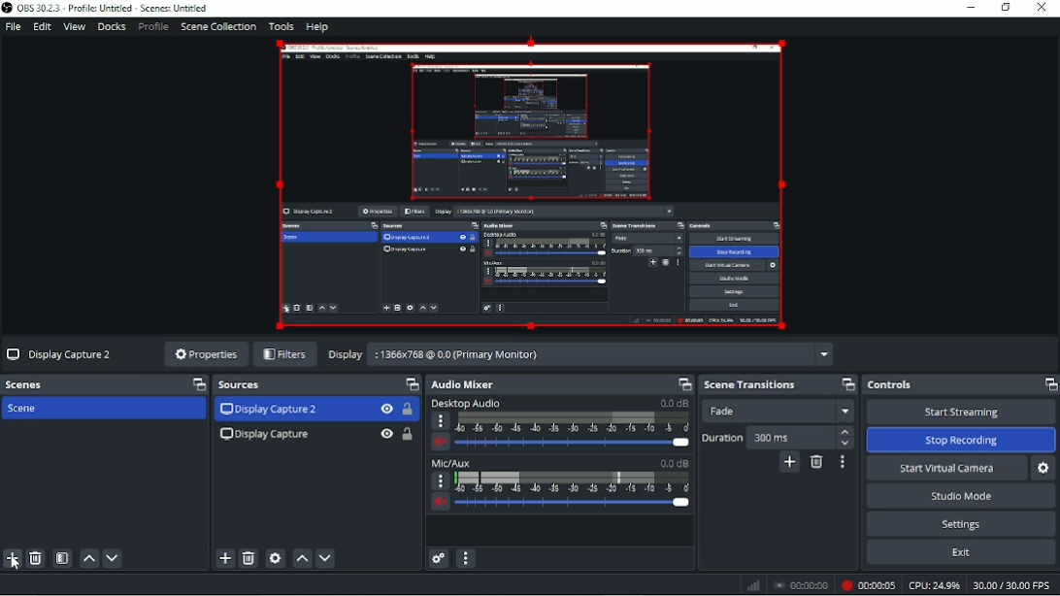 This screenshot has width=1060, height=596. Describe the element at coordinates (204, 353) in the screenshot. I see `Properties` at that location.